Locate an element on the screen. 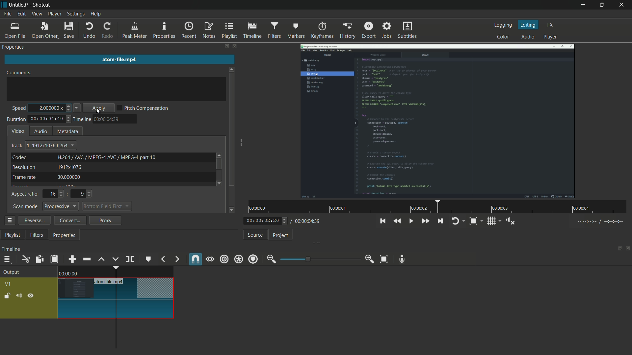 This screenshot has height=355, width=632. video is located at coordinates (18, 131).